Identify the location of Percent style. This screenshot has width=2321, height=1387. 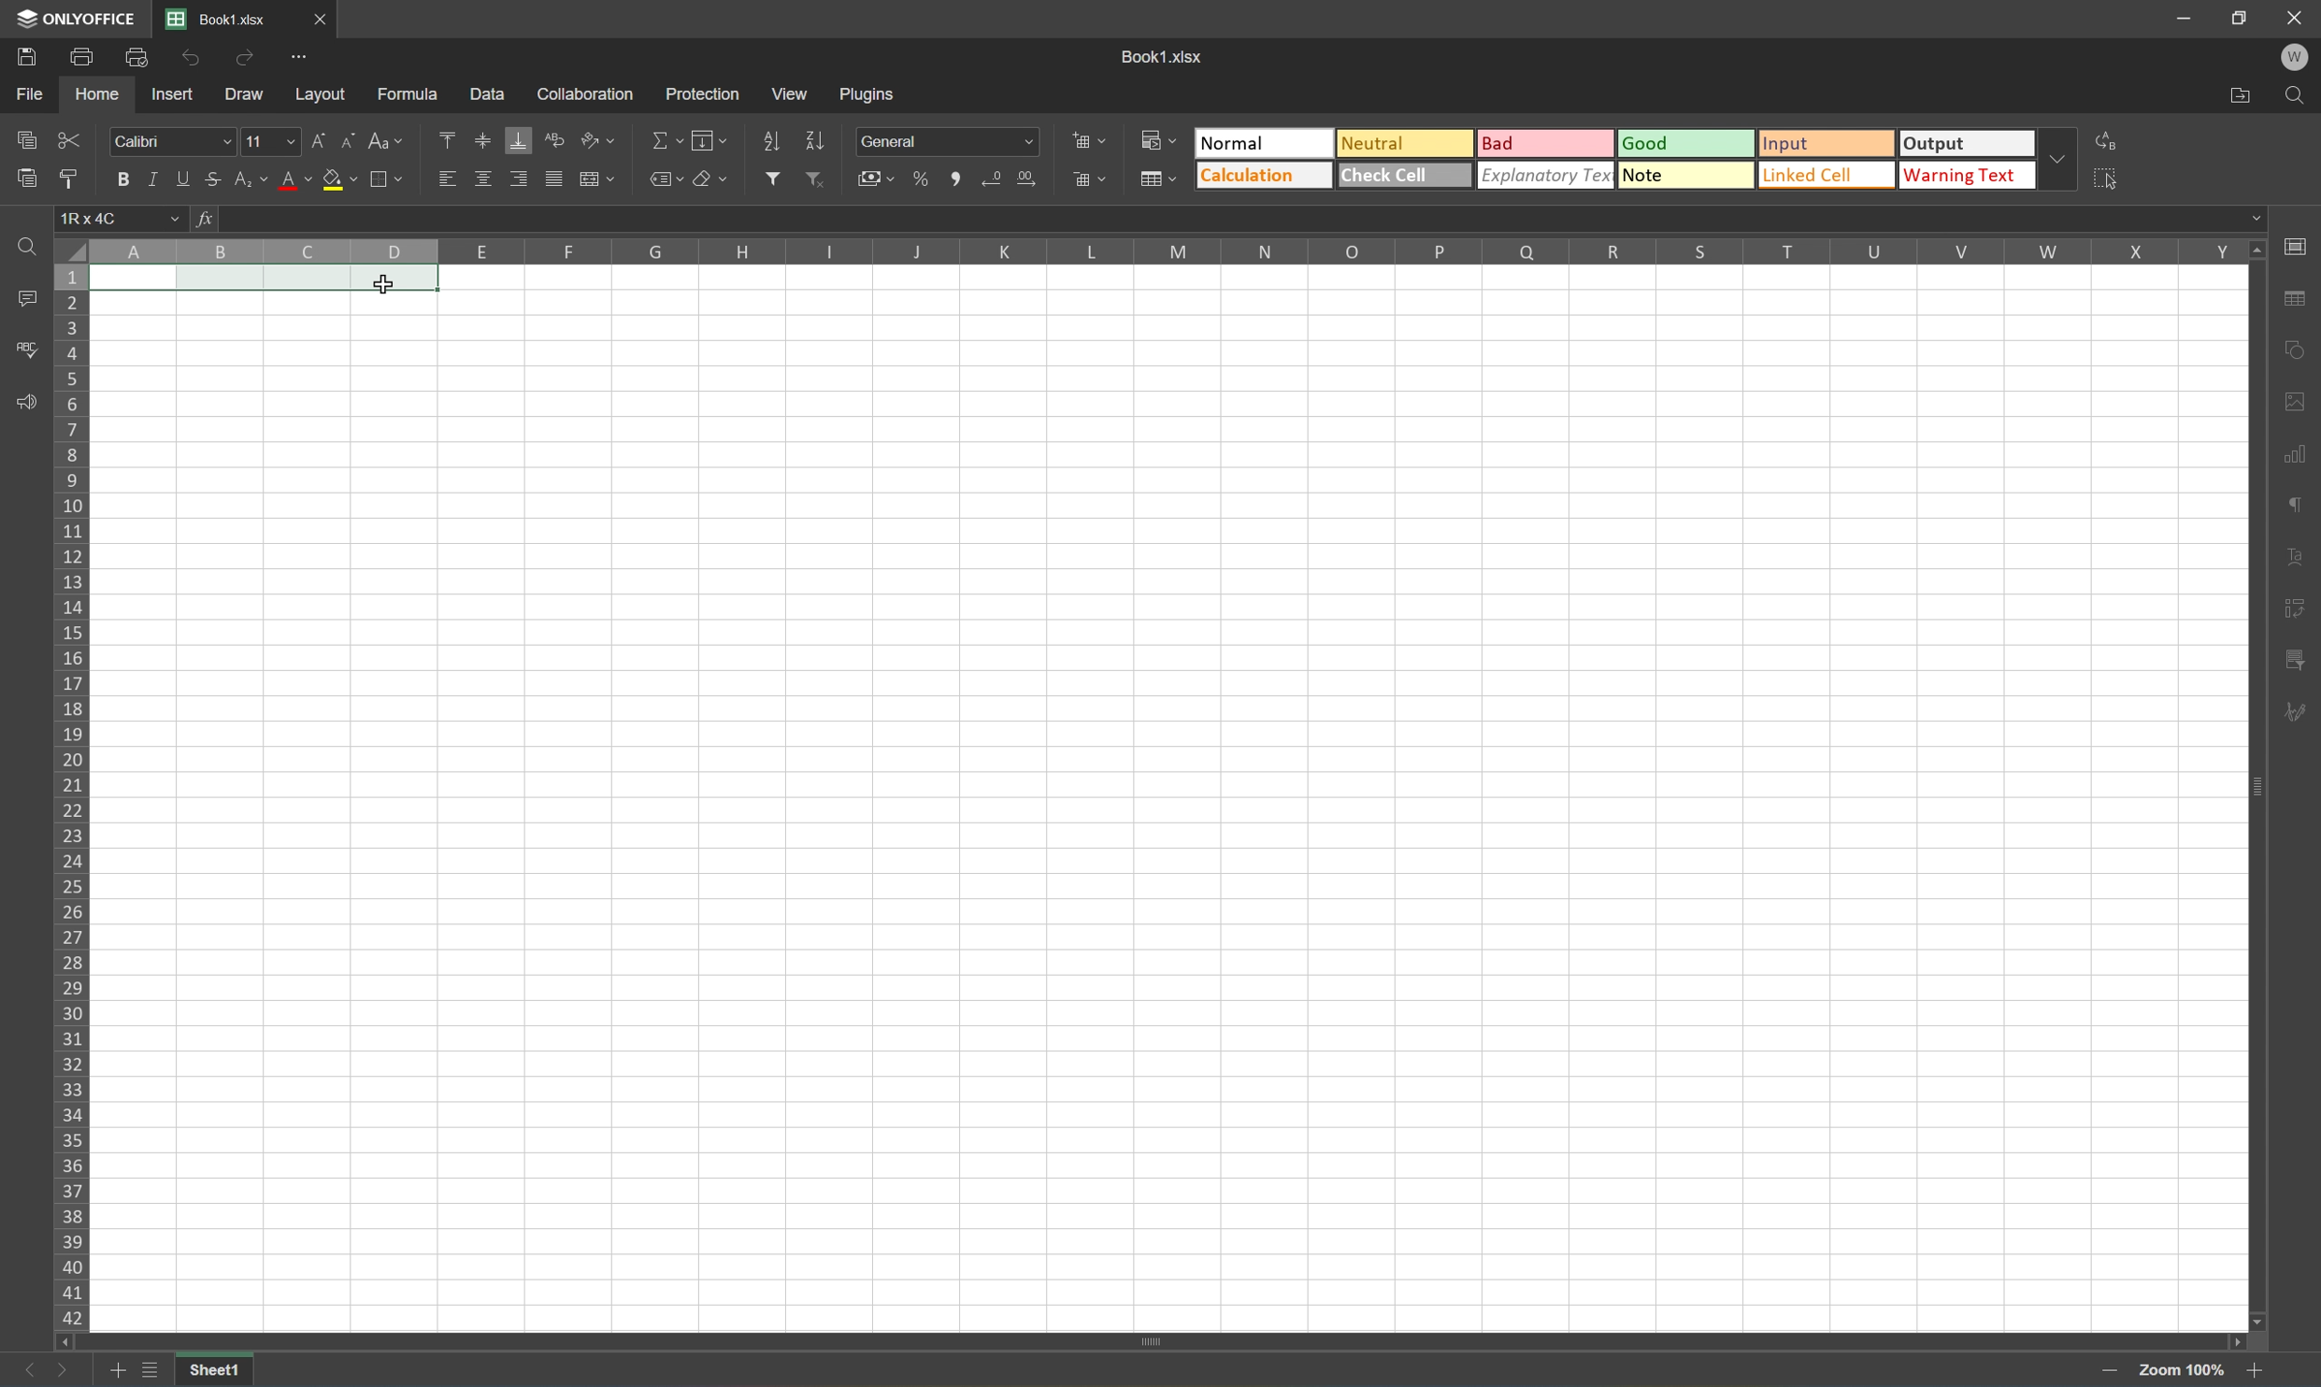
(924, 180).